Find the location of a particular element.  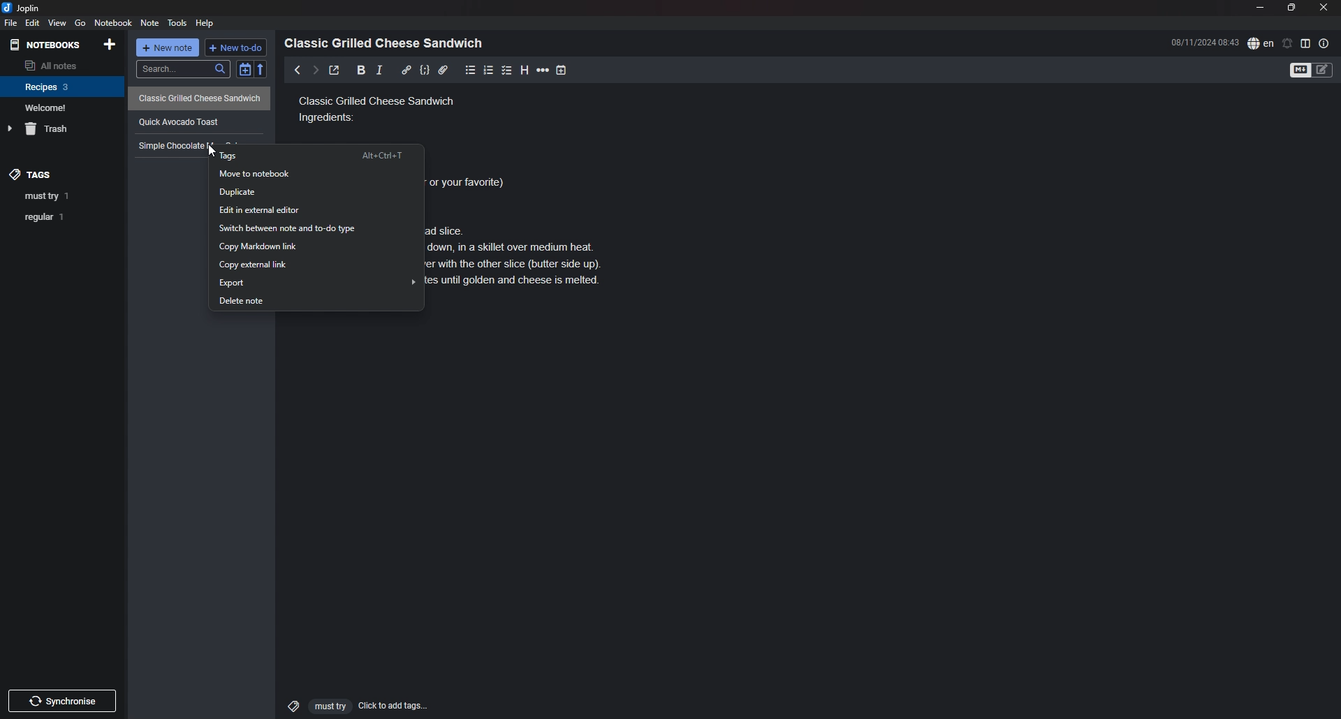

resize is located at coordinates (1291, 8).